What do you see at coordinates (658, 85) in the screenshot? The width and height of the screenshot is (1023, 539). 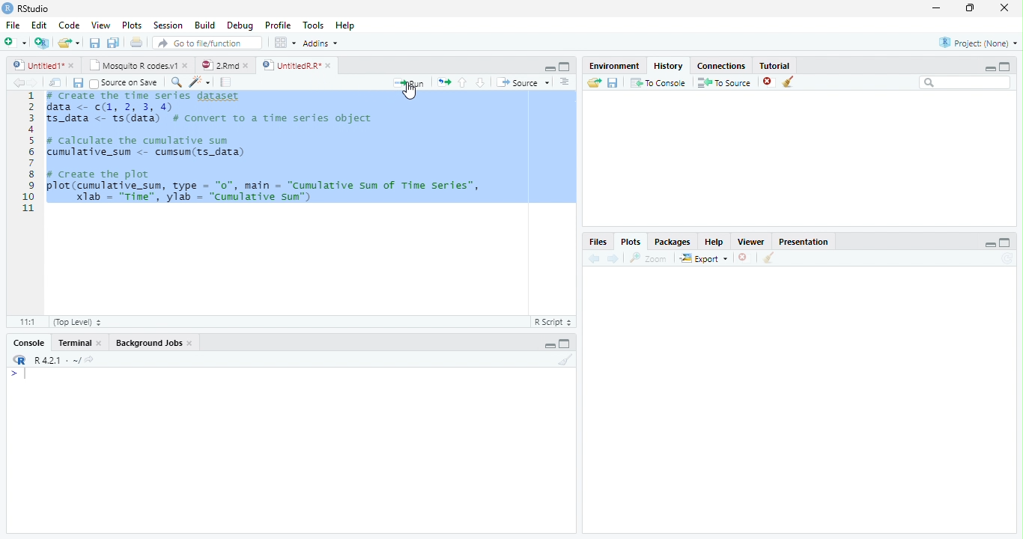 I see `To Console` at bounding box center [658, 85].